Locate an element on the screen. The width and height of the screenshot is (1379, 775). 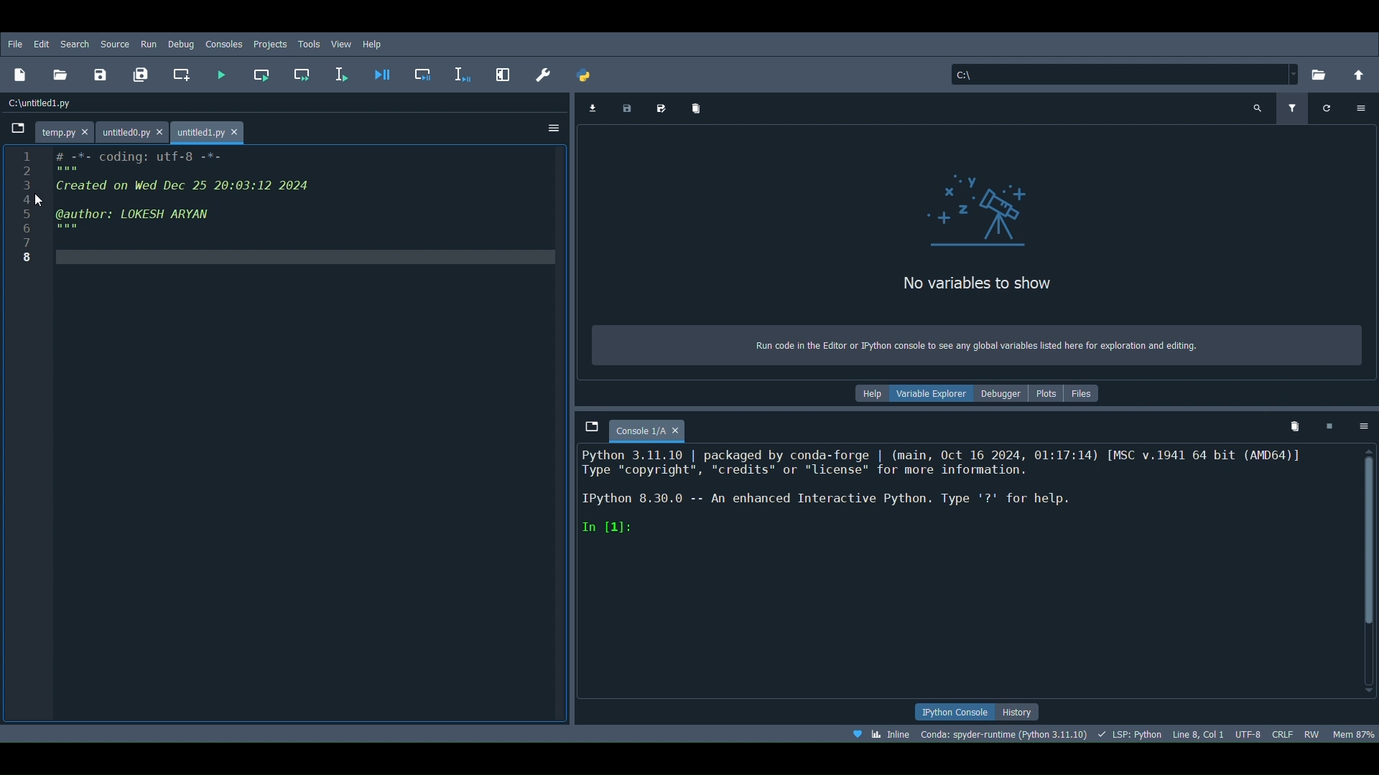
Completions, linting, code folding and symbols status. is located at coordinates (1130, 733).